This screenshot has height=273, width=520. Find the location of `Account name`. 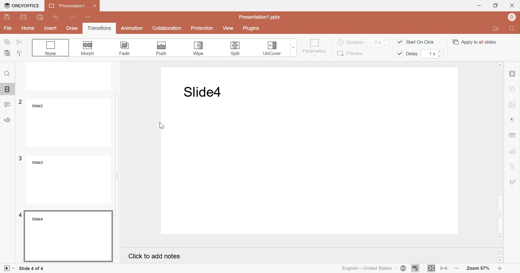

Account name is located at coordinates (512, 17).